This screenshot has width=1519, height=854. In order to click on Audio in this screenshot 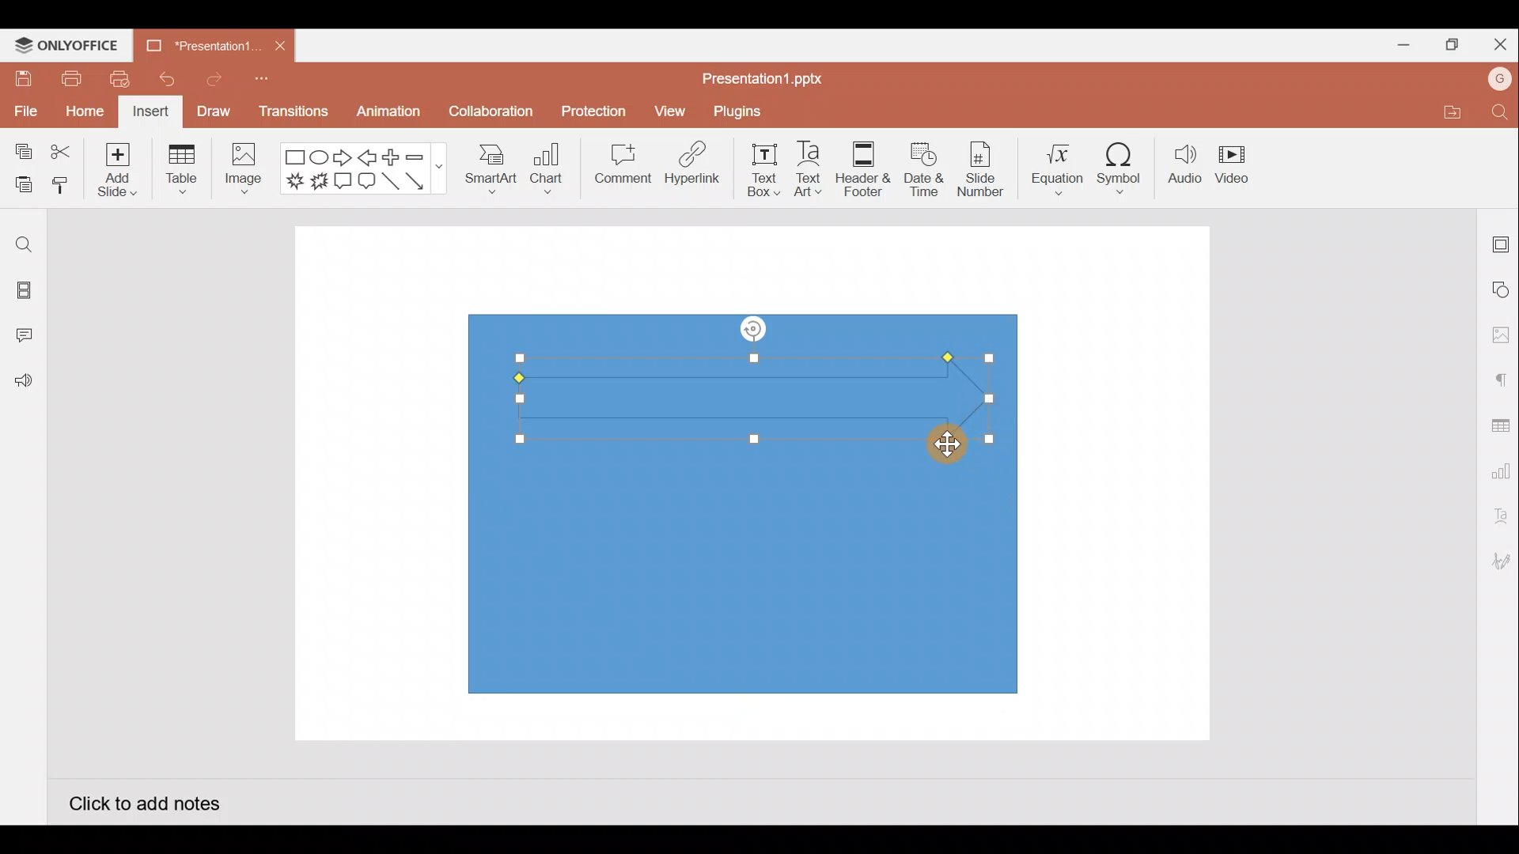, I will do `click(1185, 164)`.